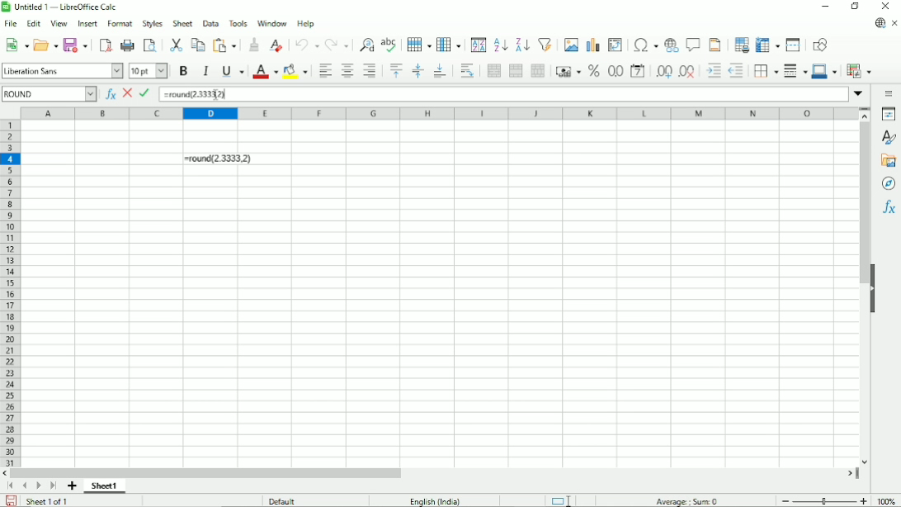 This screenshot has height=507, width=901. I want to click on Column, so click(450, 44).